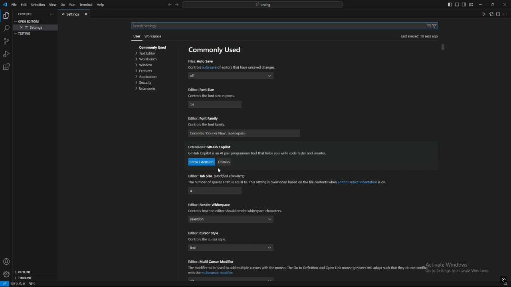 This screenshot has width=511, height=287. What do you see at coordinates (201, 61) in the screenshot?
I see `files auto save` at bounding box center [201, 61].